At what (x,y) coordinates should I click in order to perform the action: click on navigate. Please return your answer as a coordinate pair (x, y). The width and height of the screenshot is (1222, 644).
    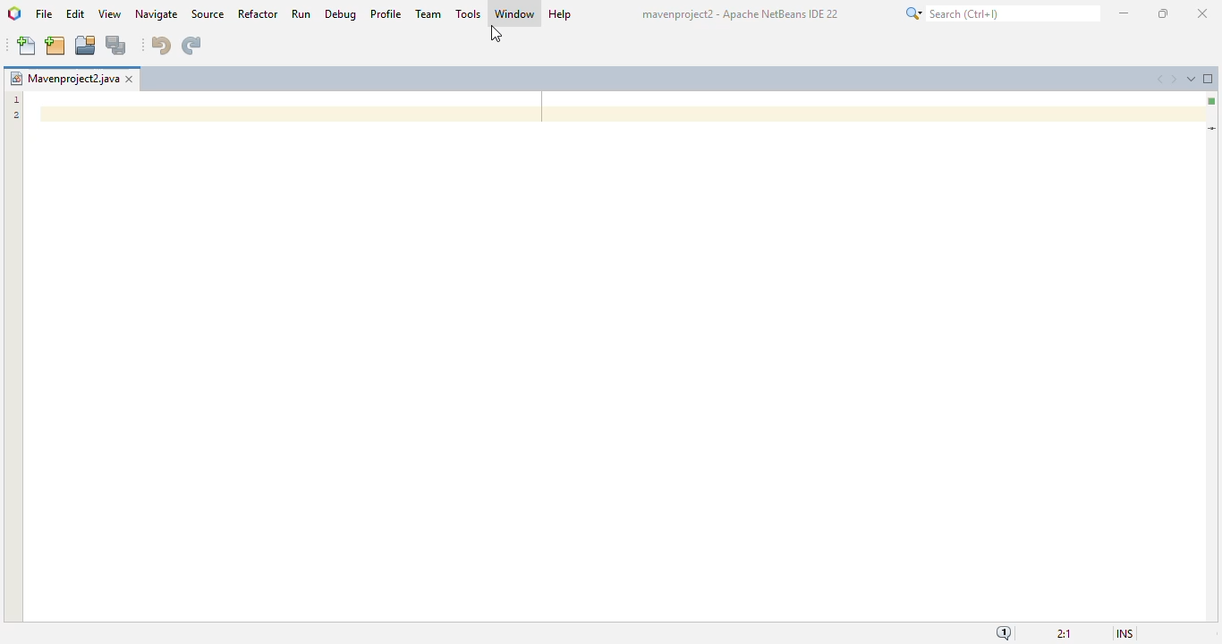
    Looking at the image, I should click on (157, 14).